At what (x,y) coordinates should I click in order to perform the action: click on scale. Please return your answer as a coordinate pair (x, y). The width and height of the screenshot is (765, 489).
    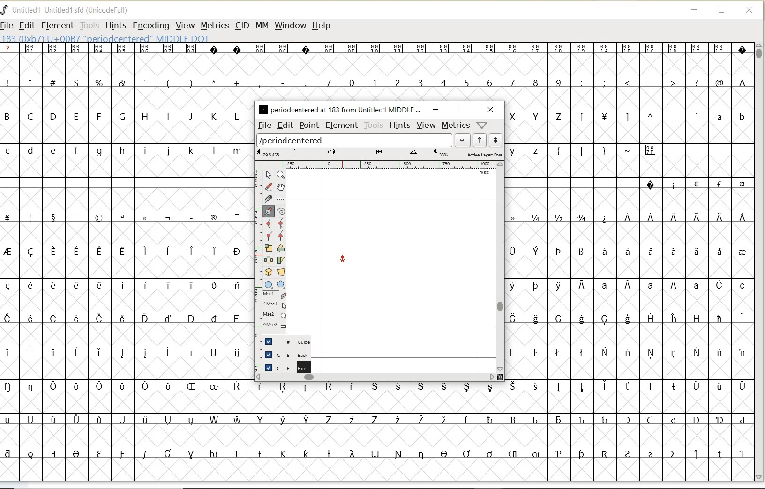
    Looking at the image, I should click on (255, 247).